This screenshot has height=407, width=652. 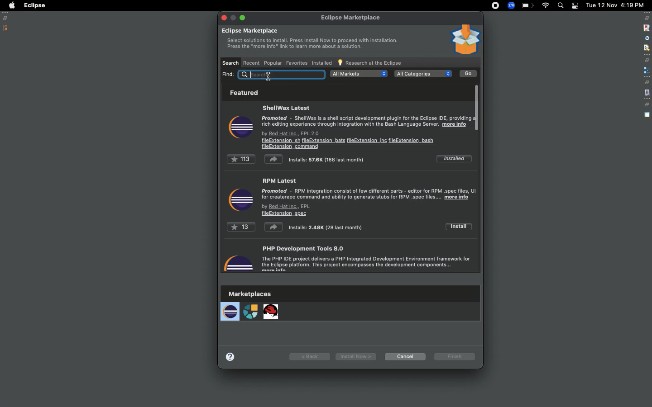 I want to click on find, so click(x=229, y=74).